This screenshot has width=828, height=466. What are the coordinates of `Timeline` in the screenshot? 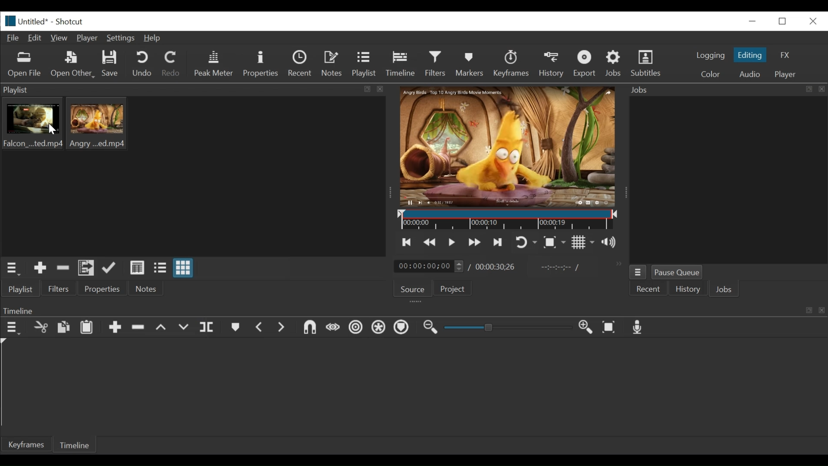 It's located at (76, 444).